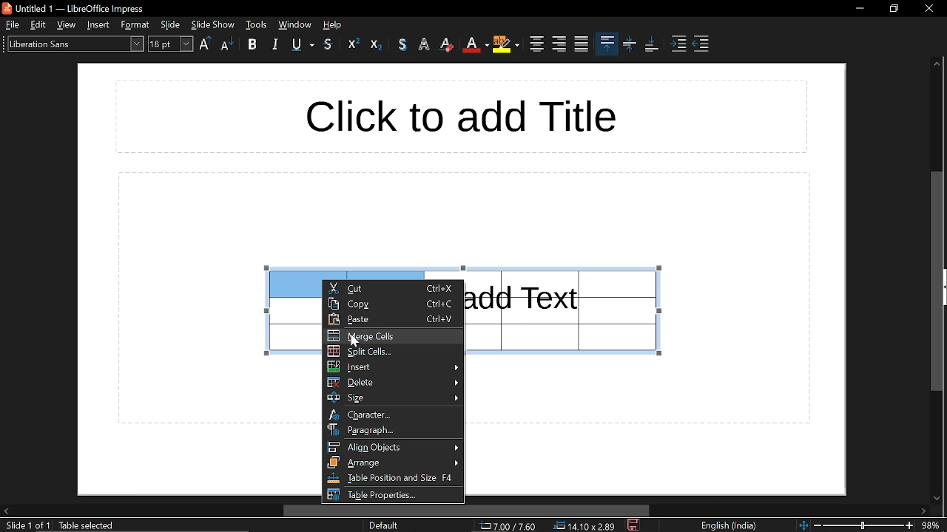  I want to click on srikethrough, so click(328, 44).